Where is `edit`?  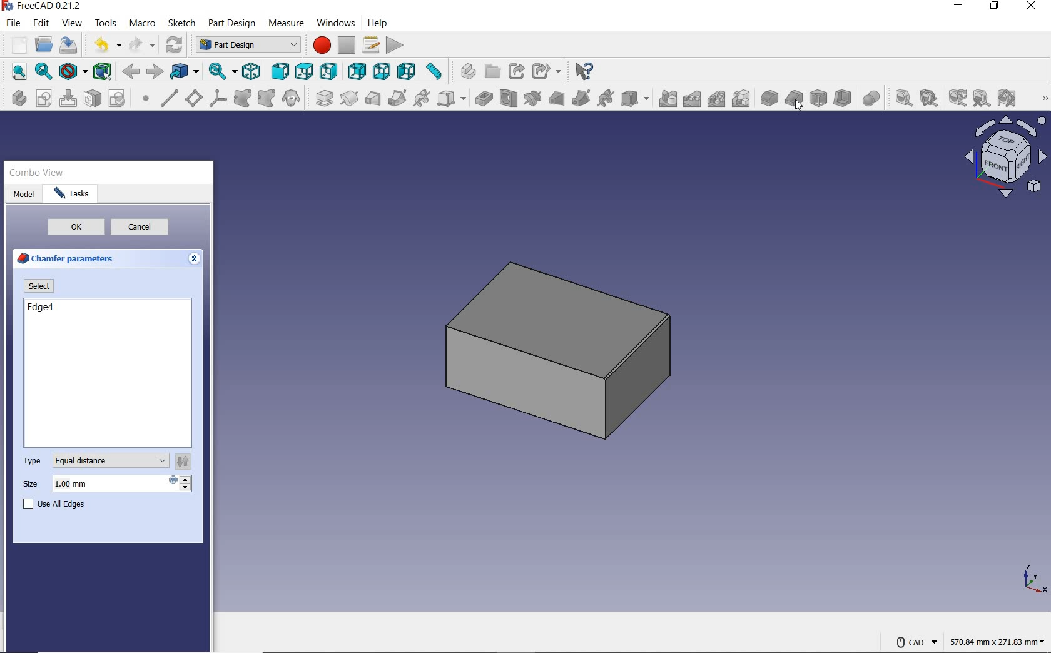 edit is located at coordinates (41, 23).